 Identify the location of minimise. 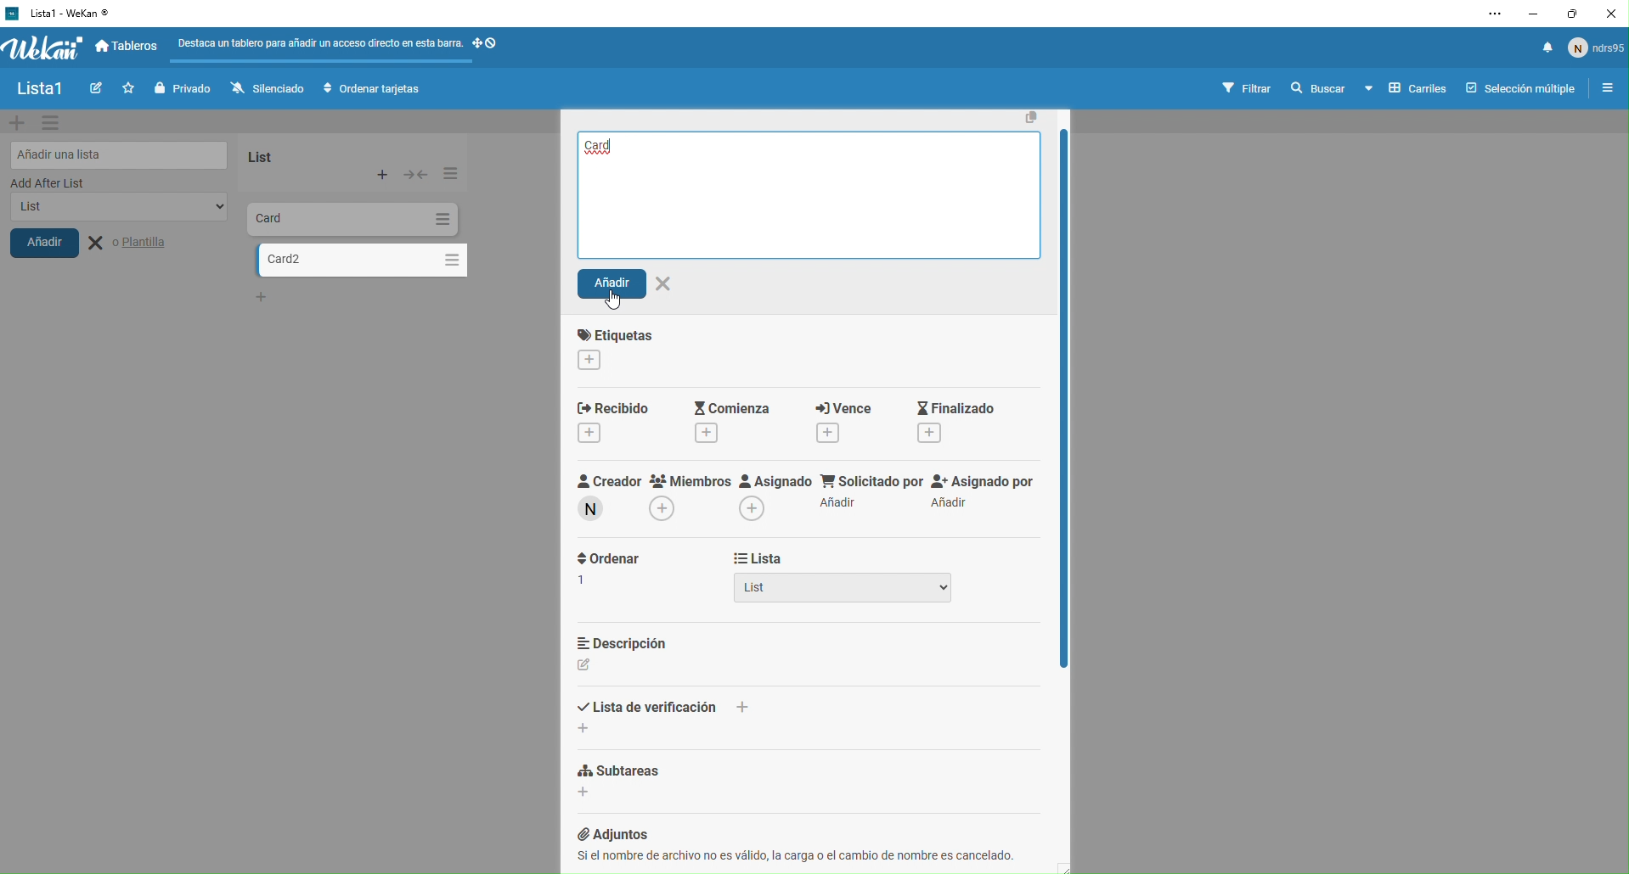
(1530, 13).